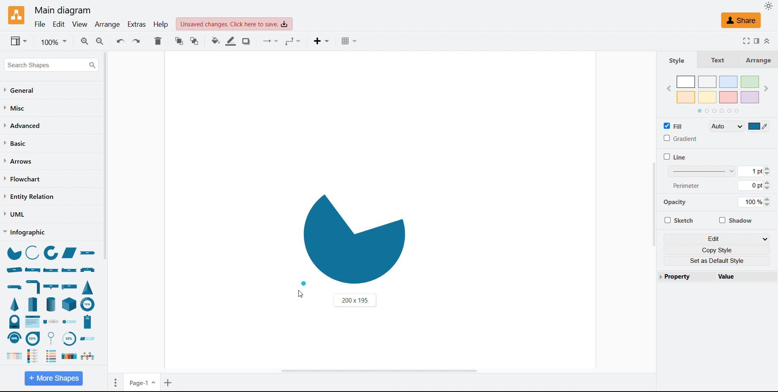 The image size is (778, 392). Describe the element at coordinates (158, 41) in the screenshot. I see `Delete ` at that location.